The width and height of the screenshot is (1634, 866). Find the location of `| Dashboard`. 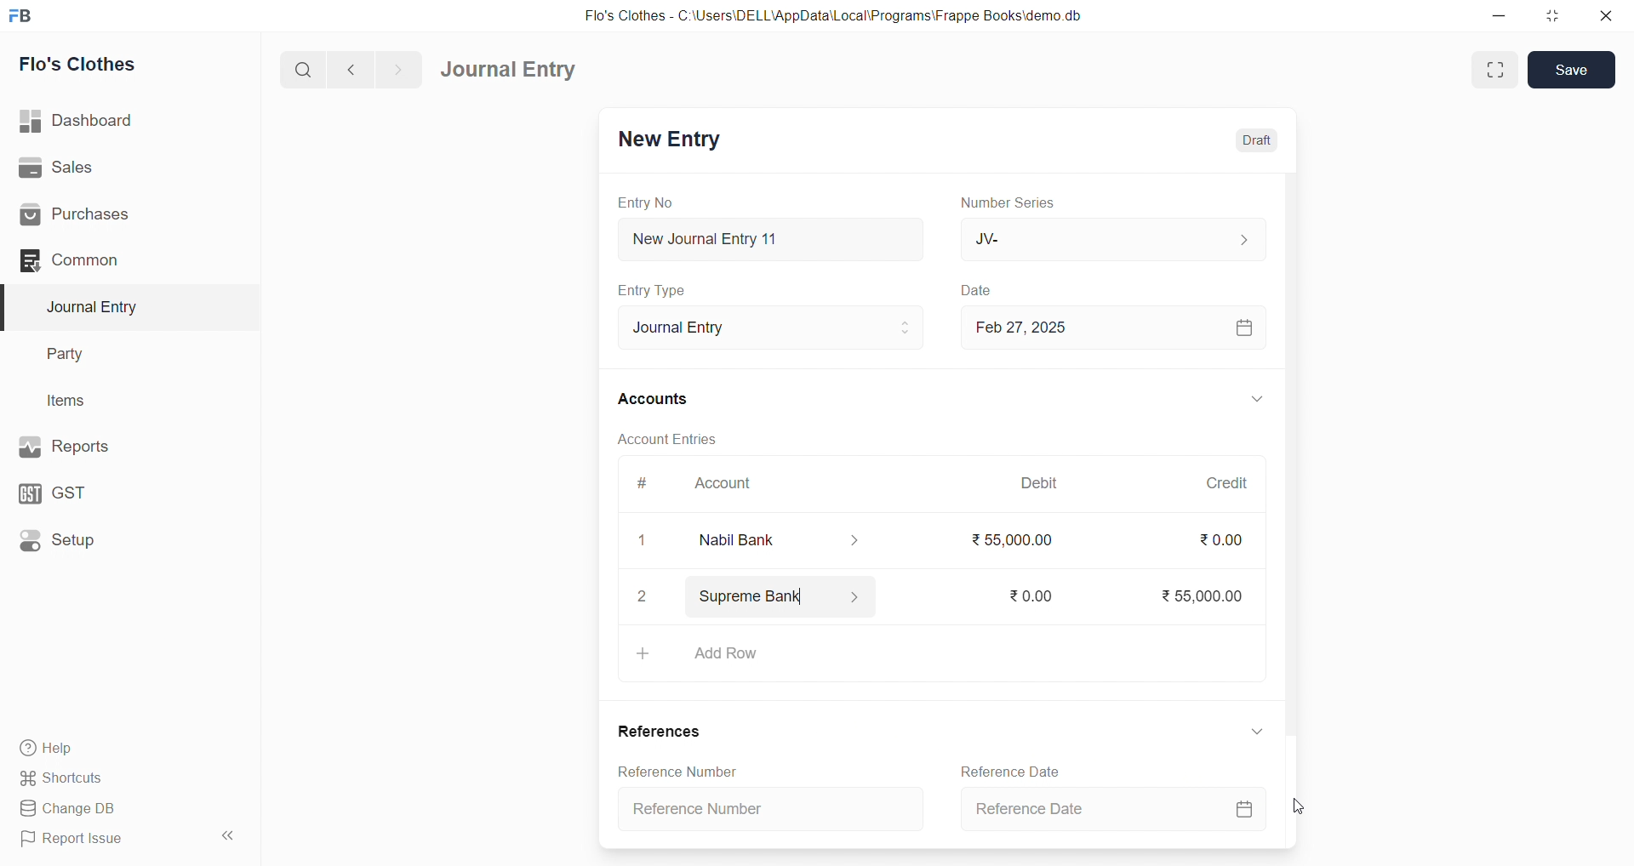

| Dashboard is located at coordinates (93, 122).